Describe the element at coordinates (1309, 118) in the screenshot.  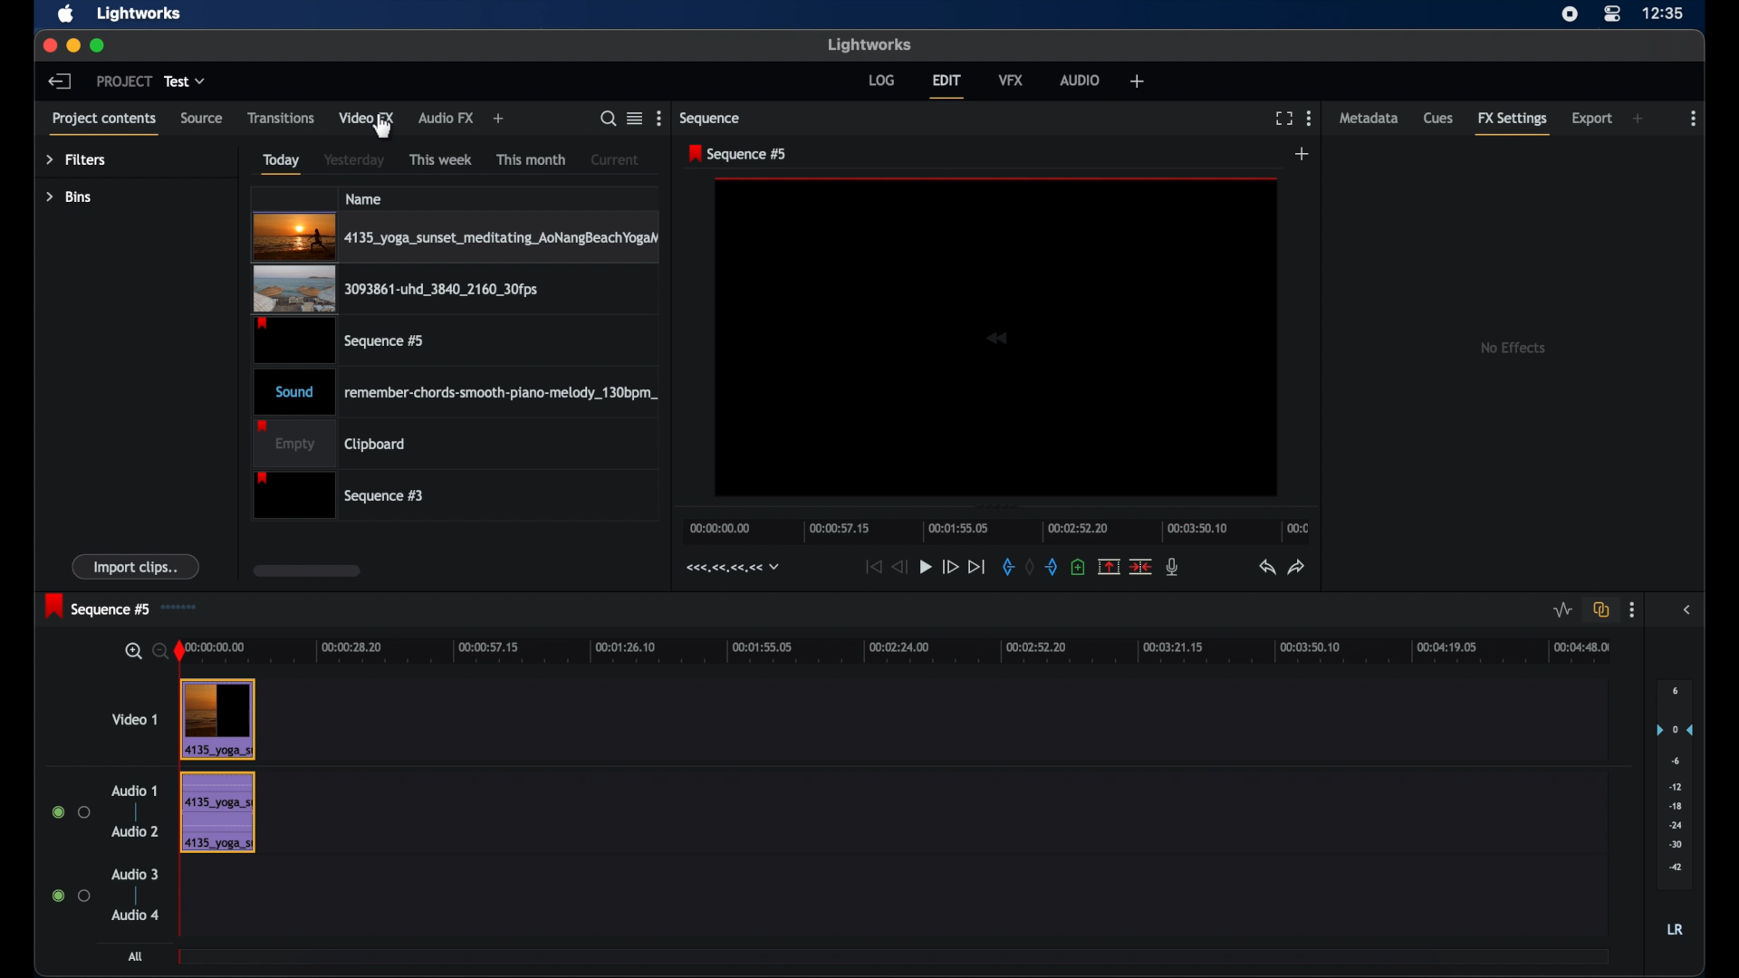
I see `more options` at that location.